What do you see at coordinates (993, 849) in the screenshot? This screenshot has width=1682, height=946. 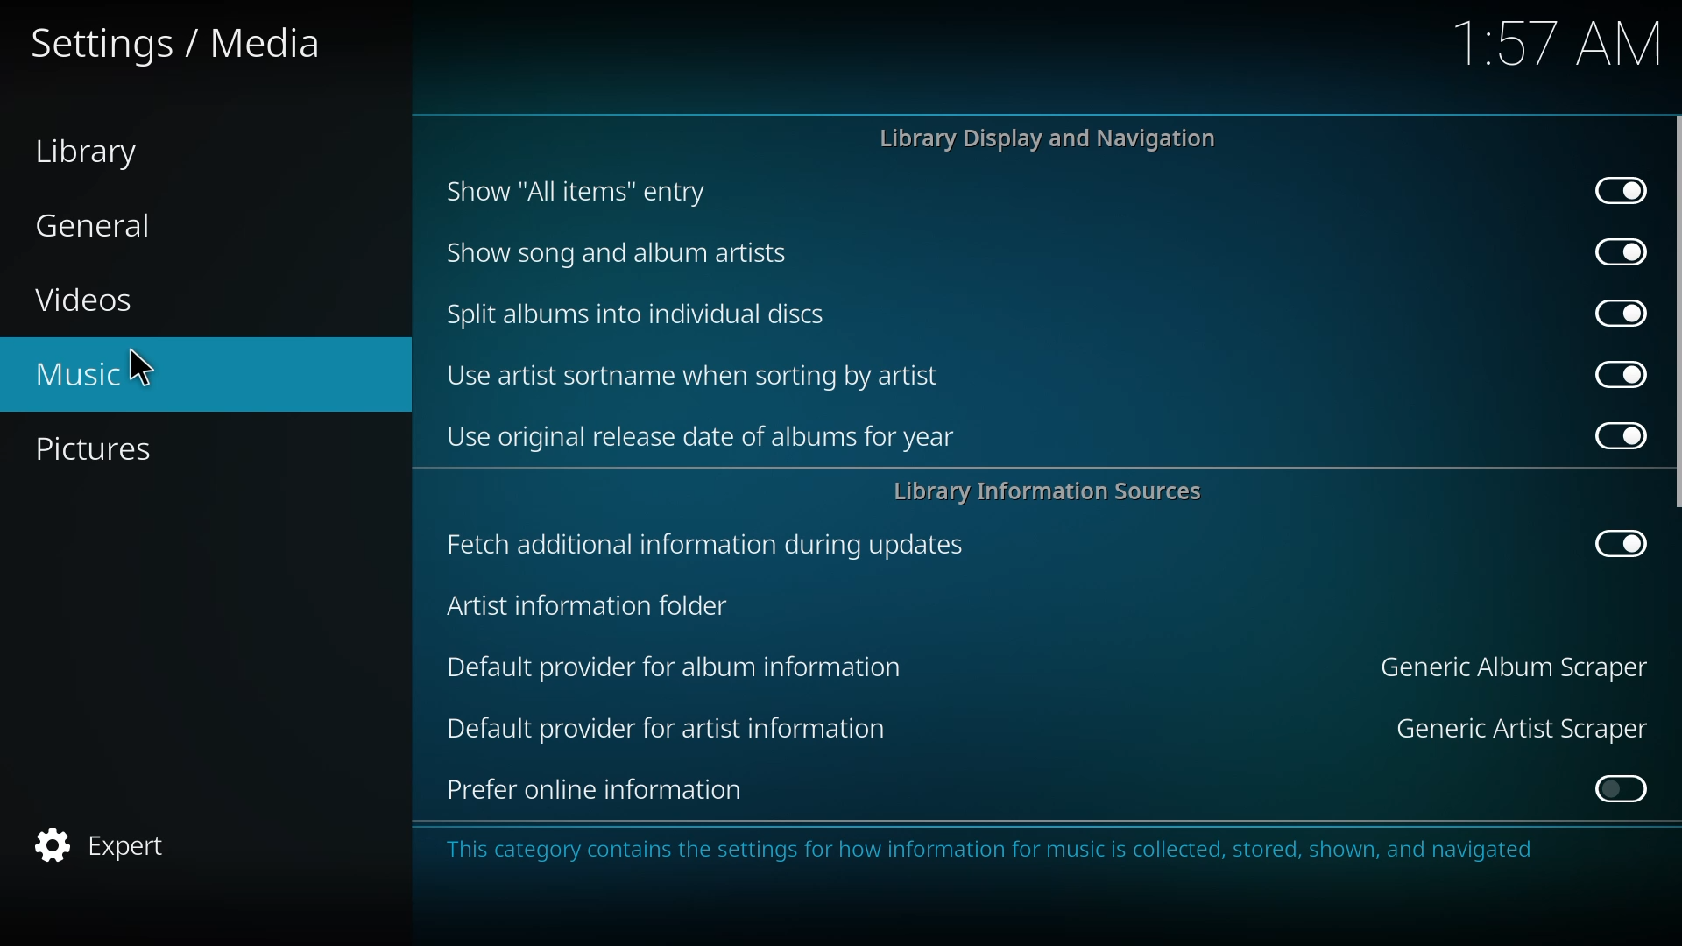 I see `info` at bounding box center [993, 849].